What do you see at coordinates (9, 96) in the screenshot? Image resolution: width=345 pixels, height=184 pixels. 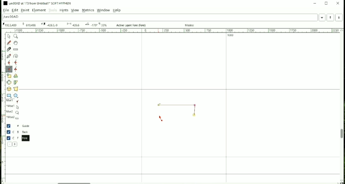 I see `Rectangle or Ellipse` at bounding box center [9, 96].